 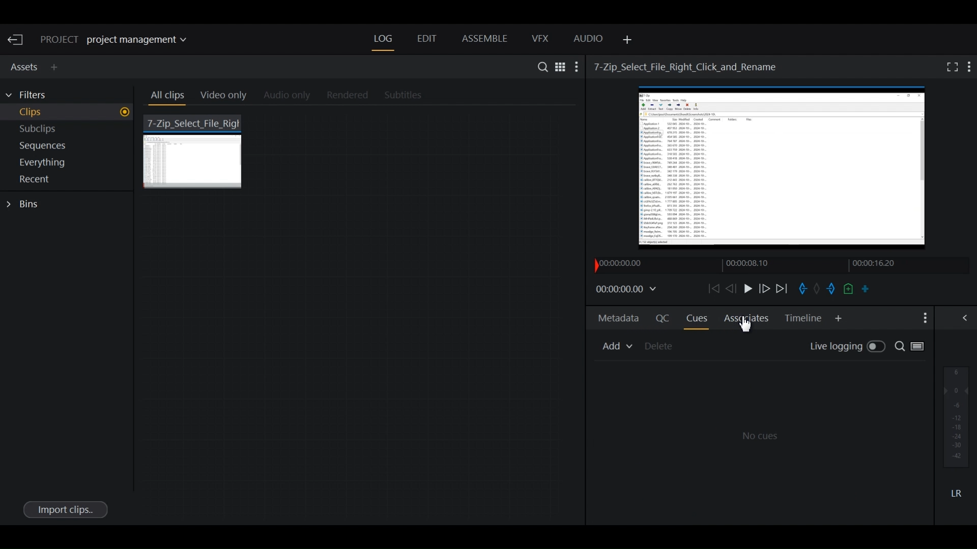 What do you see at coordinates (69, 164) in the screenshot?
I see `Show everything in current project` at bounding box center [69, 164].